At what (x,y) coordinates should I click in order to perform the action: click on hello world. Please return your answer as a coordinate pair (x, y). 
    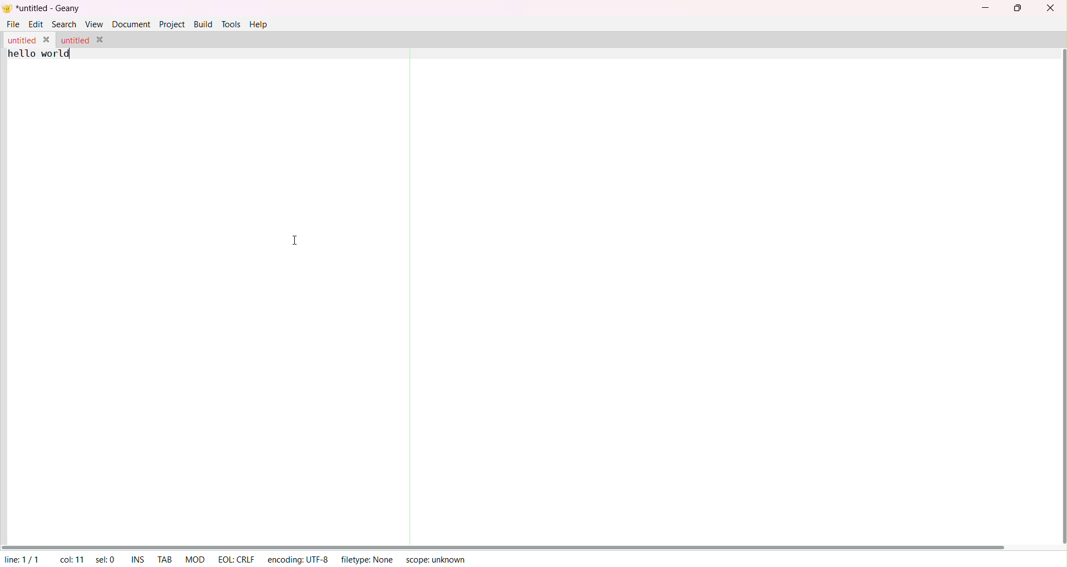
    Looking at the image, I should click on (39, 54).